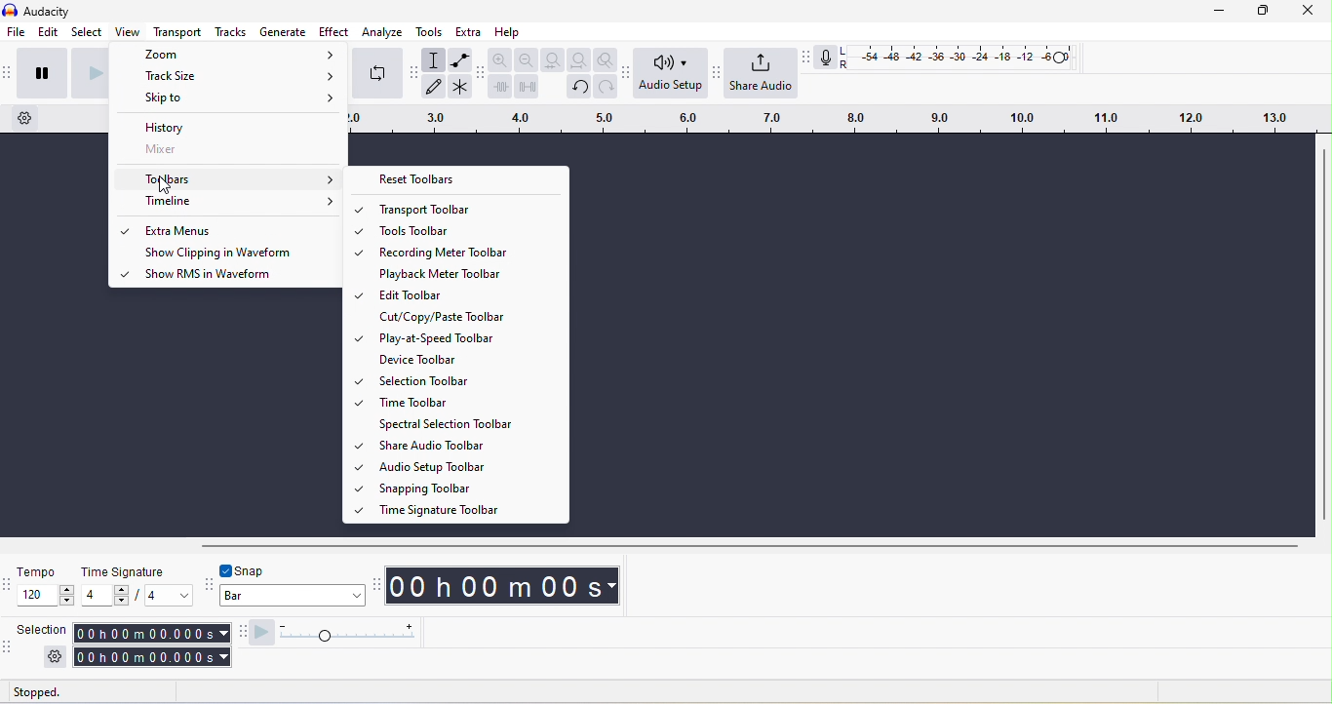 This screenshot has height=704, width=1332. Describe the element at coordinates (87, 31) in the screenshot. I see `select` at that location.